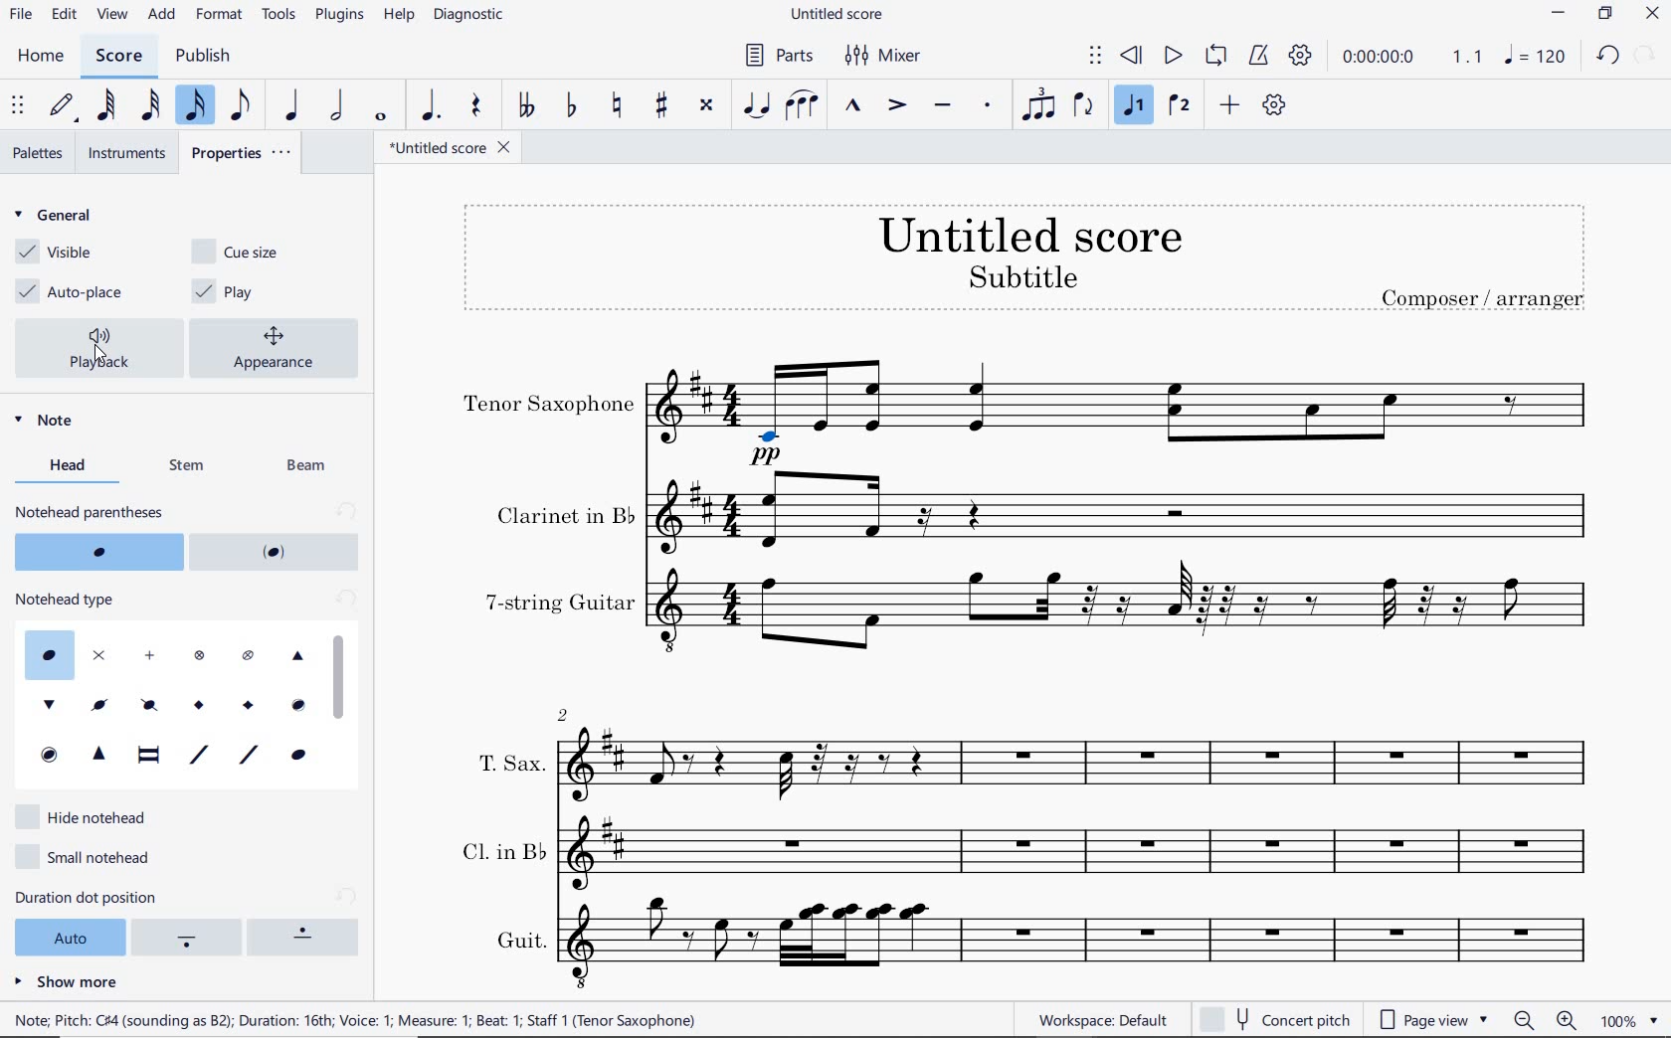  I want to click on LOOP PLAYBACK, so click(1218, 57).